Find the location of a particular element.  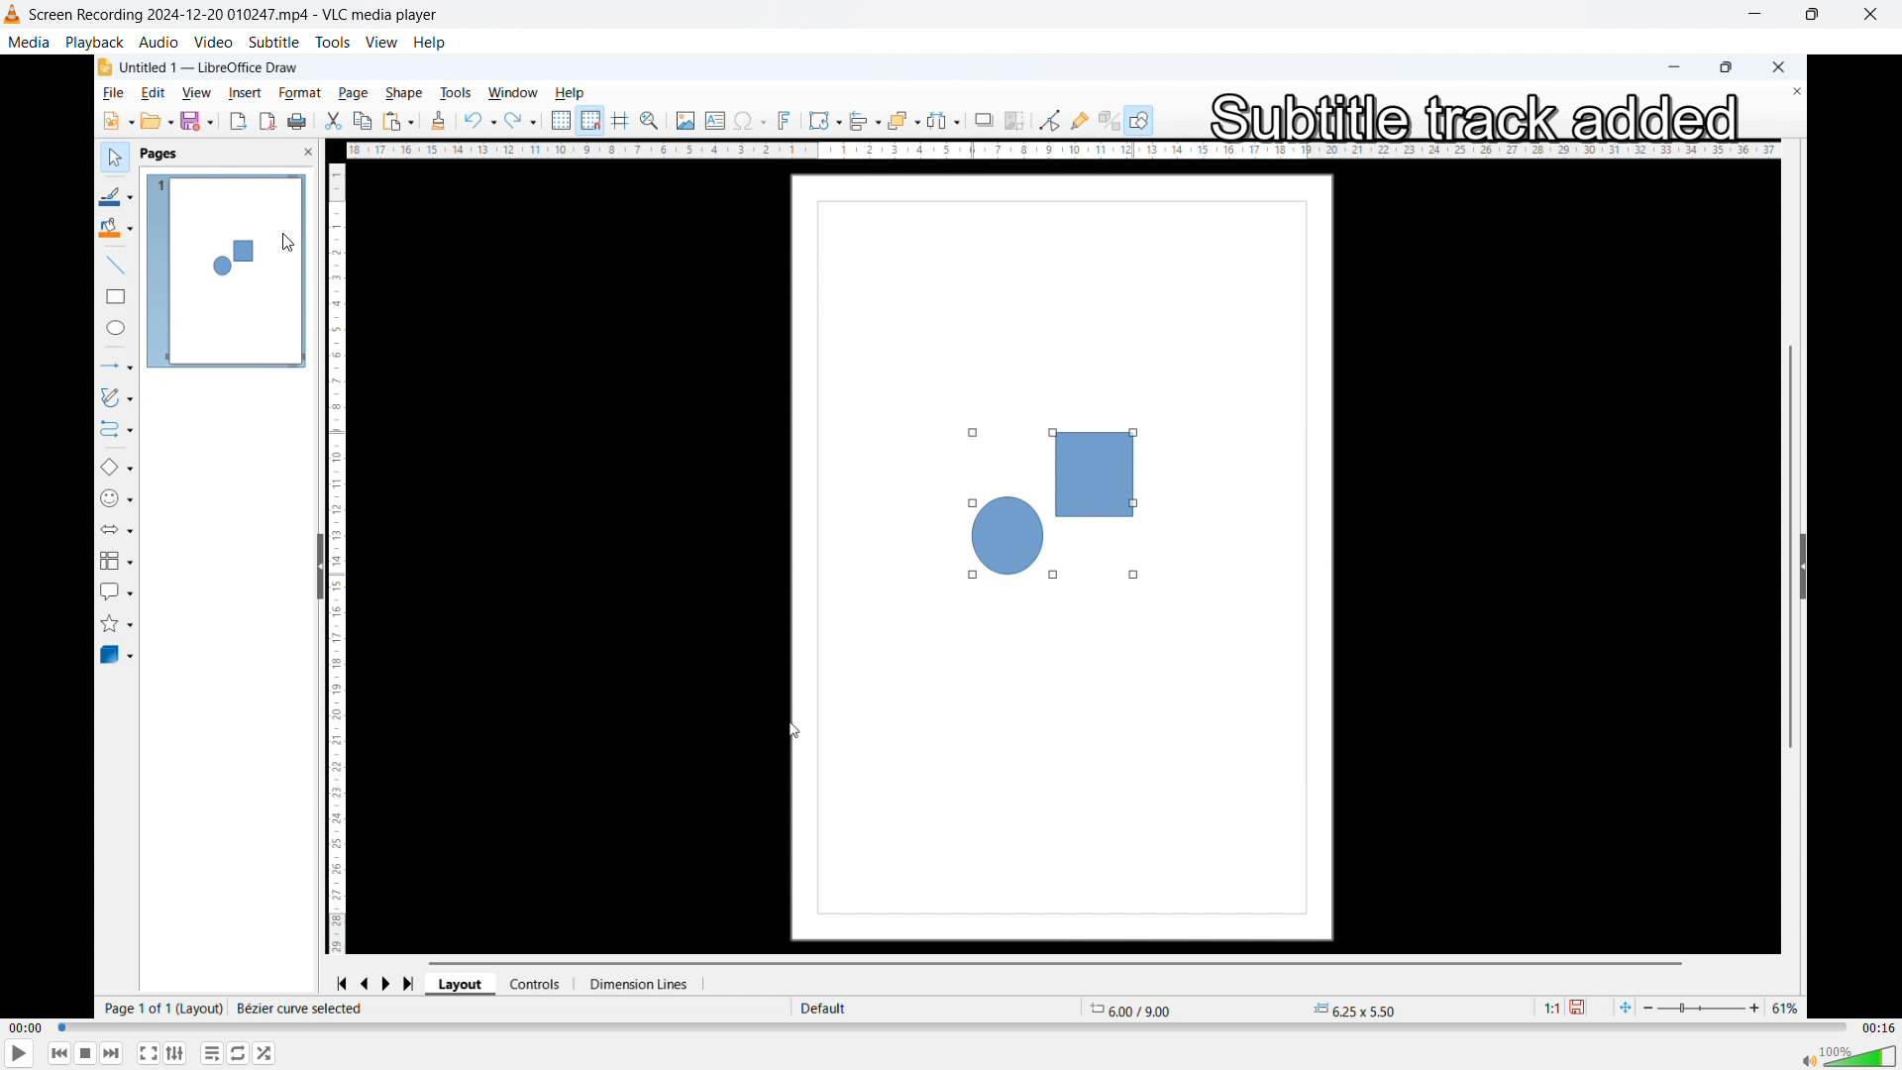

ruler is located at coordinates (1063, 151).